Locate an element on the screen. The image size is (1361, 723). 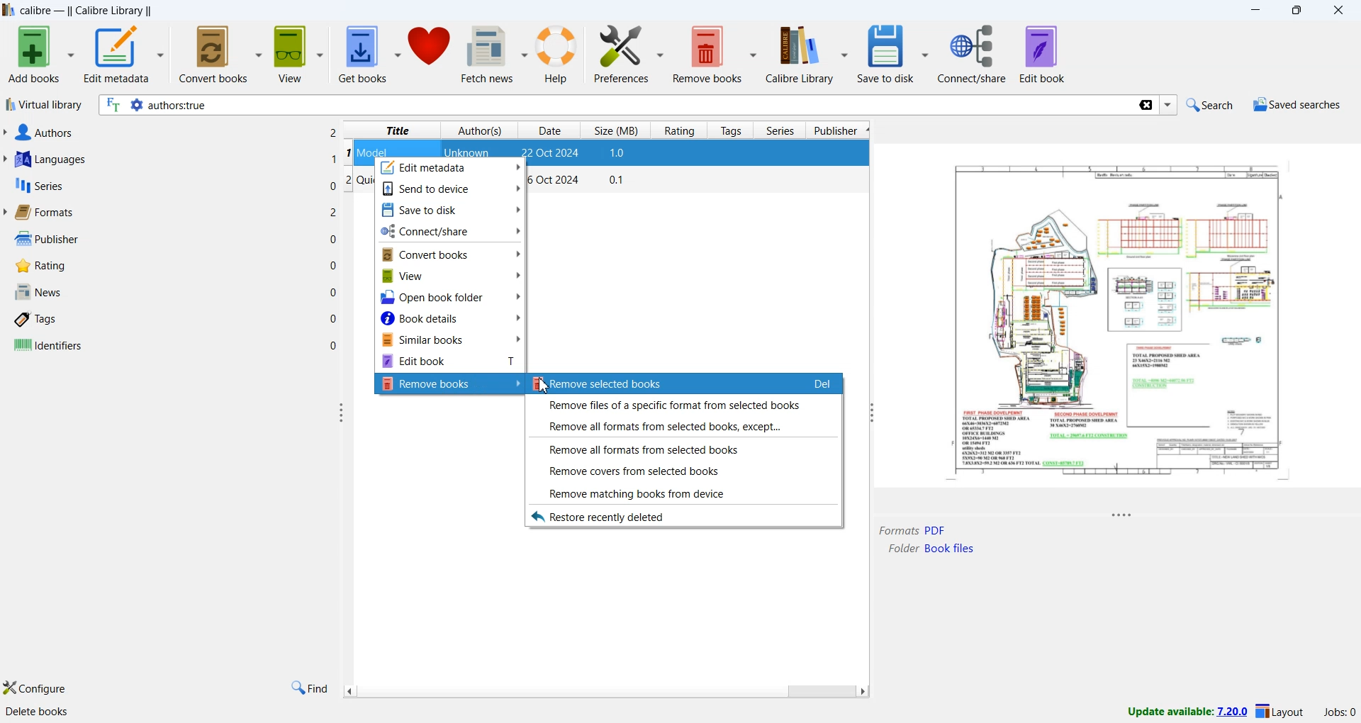
remove books is located at coordinates (716, 55).